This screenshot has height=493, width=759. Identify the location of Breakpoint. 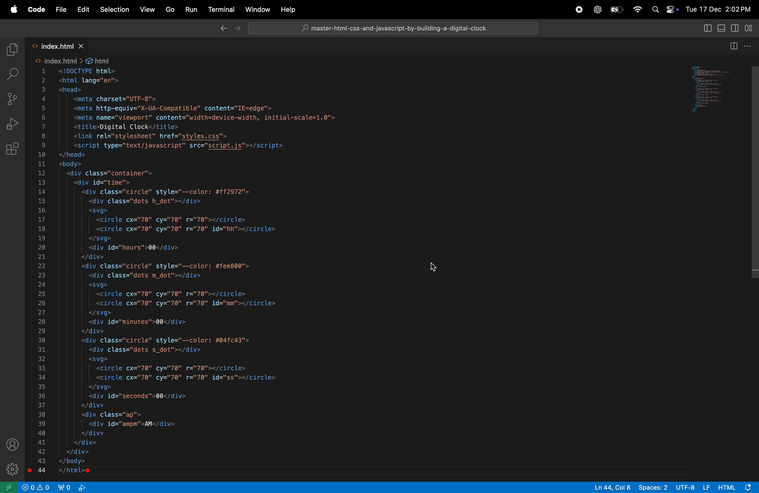
(29, 469).